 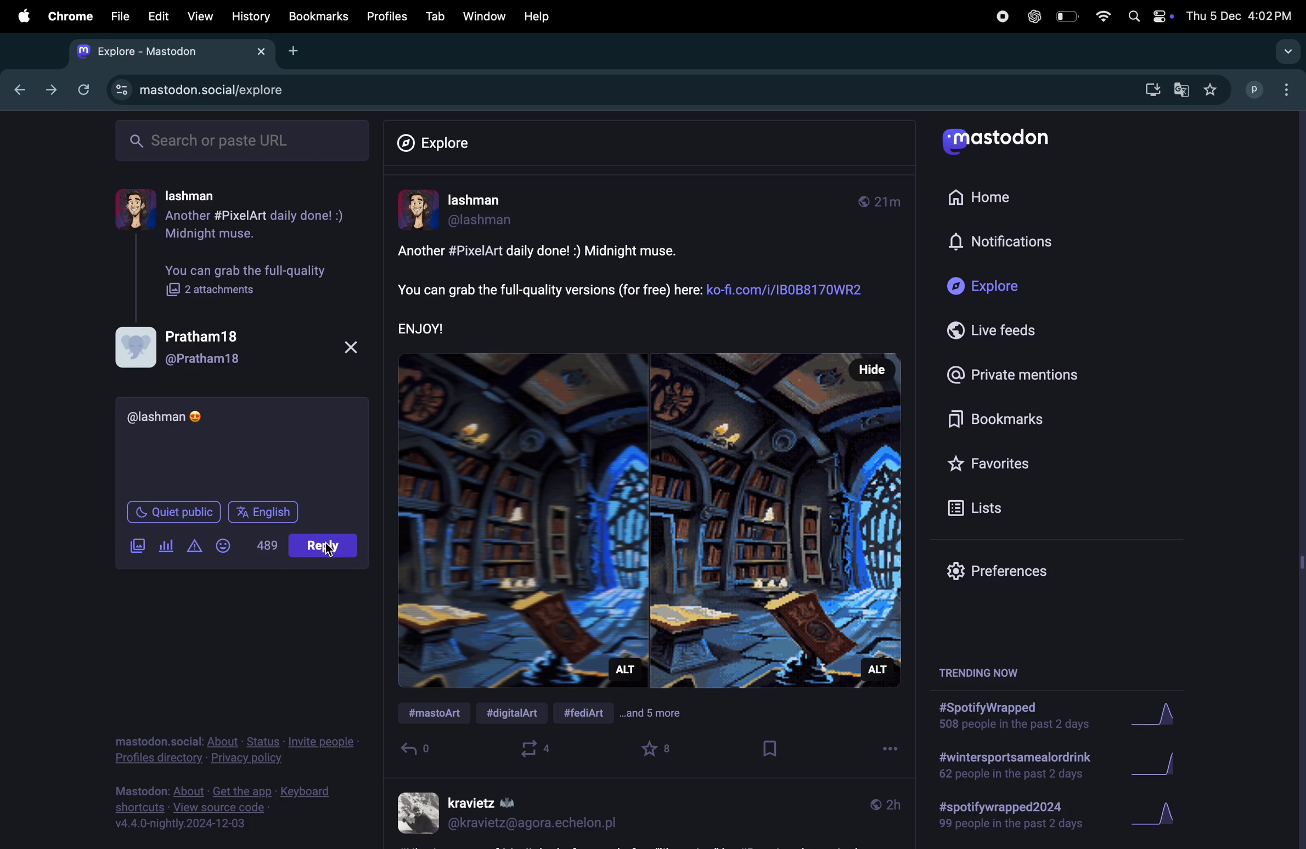 What do you see at coordinates (21, 16) in the screenshot?
I see `apple menu` at bounding box center [21, 16].